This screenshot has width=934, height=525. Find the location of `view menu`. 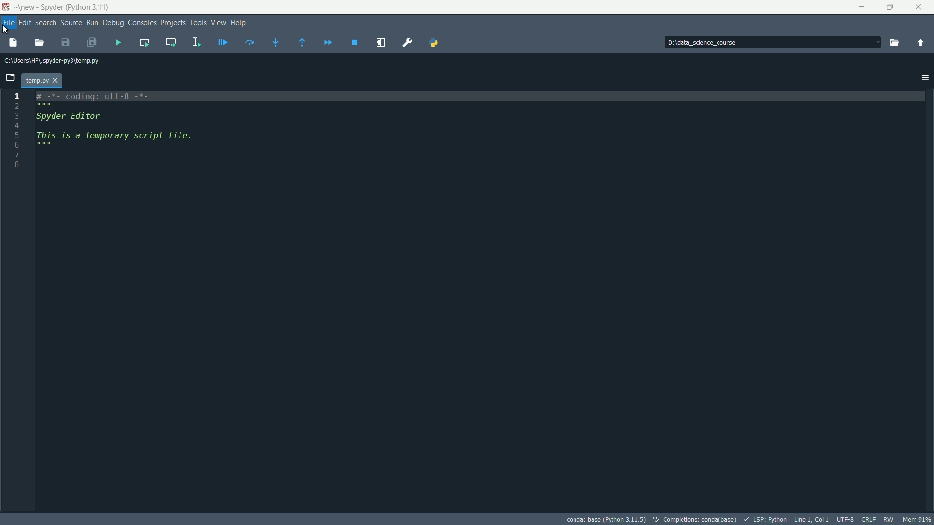

view menu is located at coordinates (218, 22).